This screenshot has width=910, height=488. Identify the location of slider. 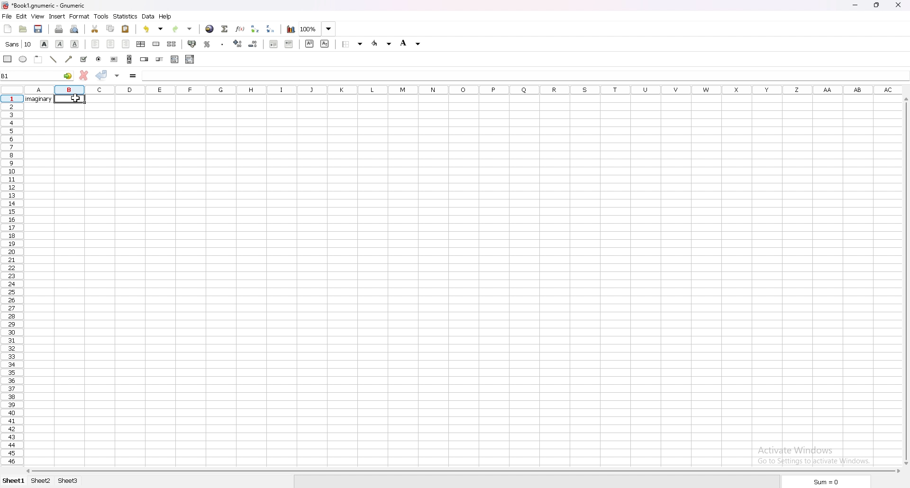
(160, 59).